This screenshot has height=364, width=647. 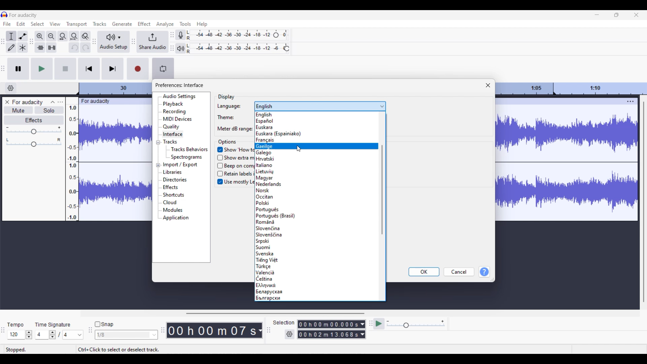 I want to click on Trim audio selection, so click(x=40, y=48).